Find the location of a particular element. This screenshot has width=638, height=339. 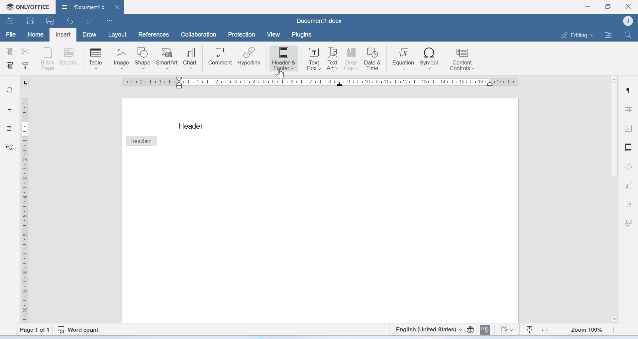

plugins is located at coordinates (304, 35).